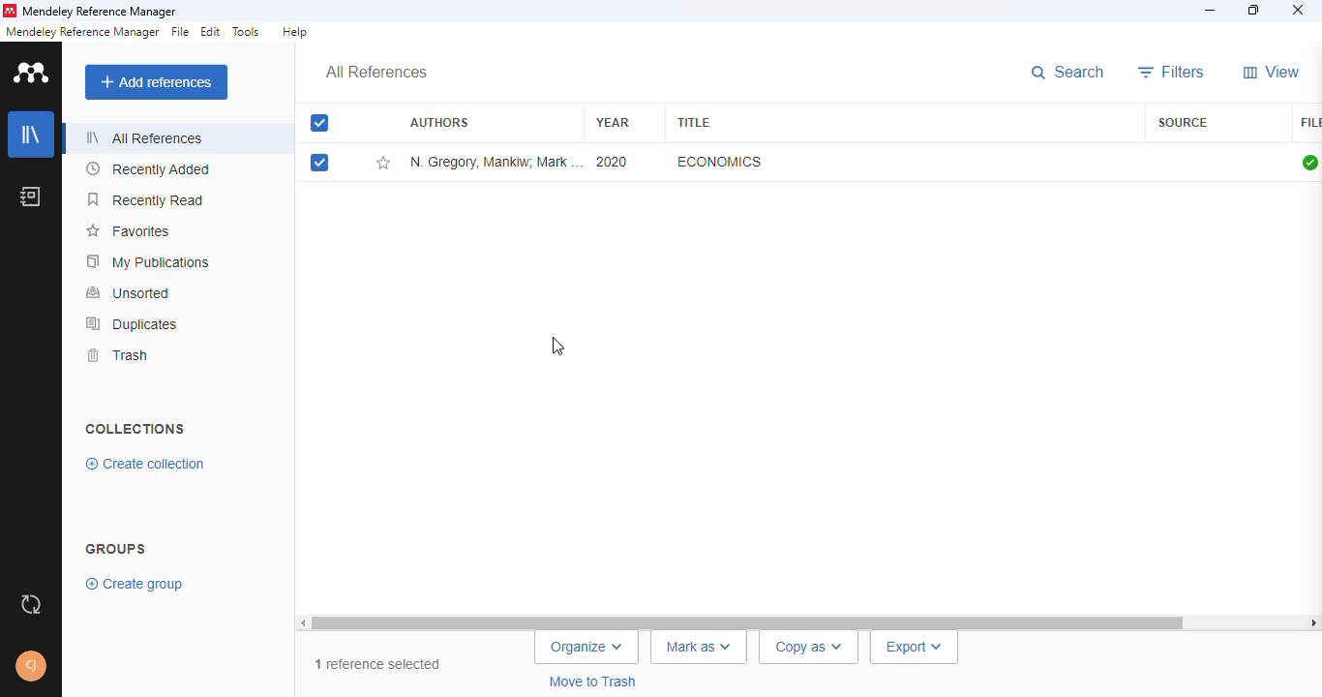 Image resolution: width=1322 pixels, height=697 pixels. I want to click on create collection, so click(146, 464).